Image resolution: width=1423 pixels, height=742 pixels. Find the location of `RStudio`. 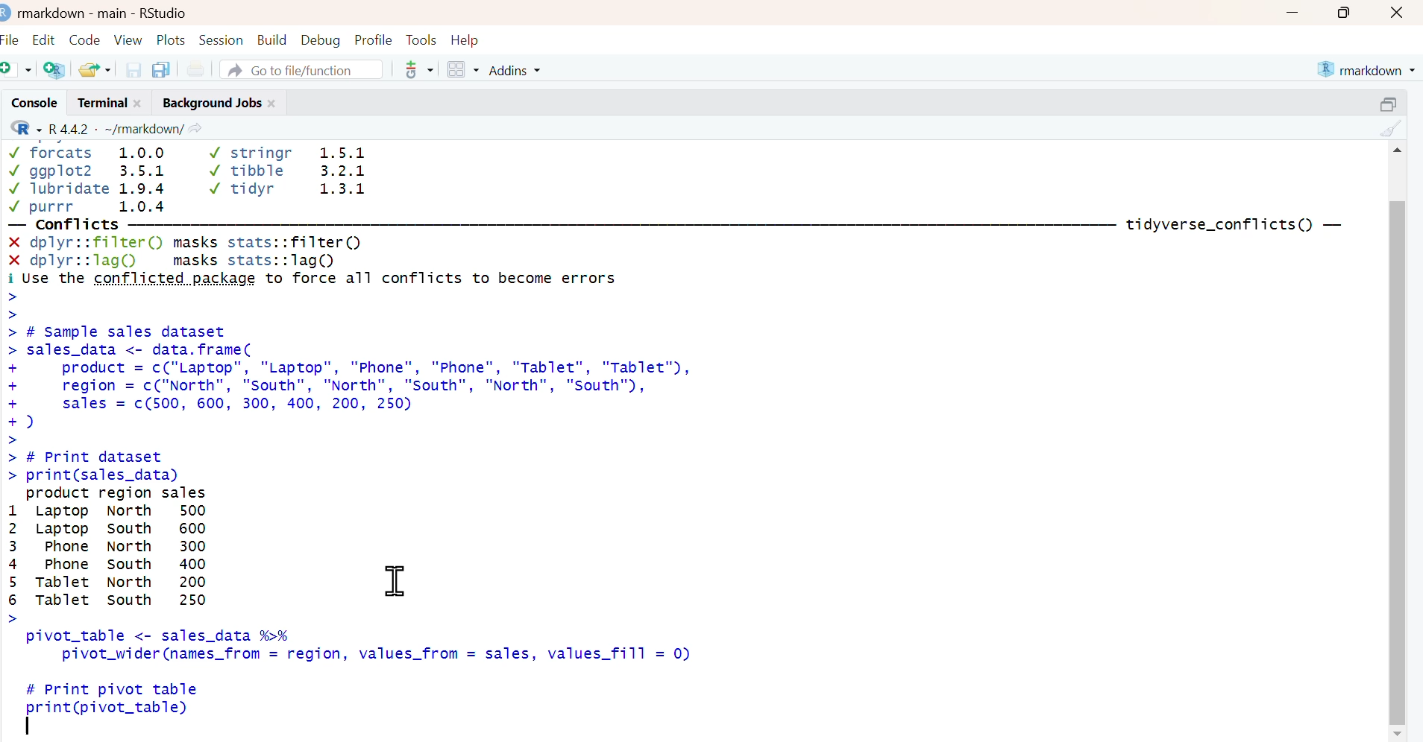

RStudio is located at coordinates (164, 11).